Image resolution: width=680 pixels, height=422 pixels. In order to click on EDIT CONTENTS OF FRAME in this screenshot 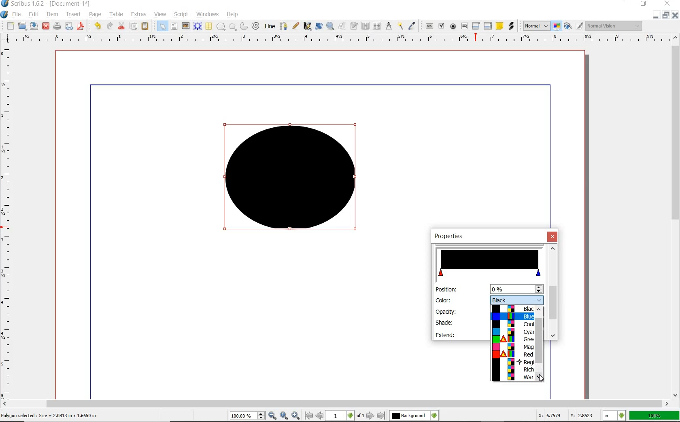, I will do `click(342, 25)`.